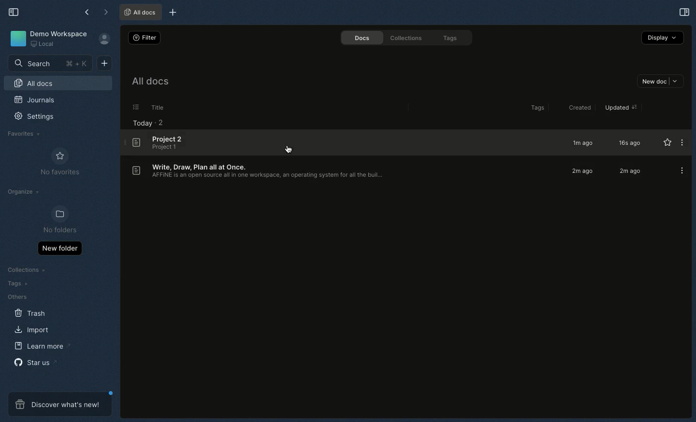 Image resolution: width=696 pixels, height=422 pixels. Describe the element at coordinates (17, 283) in the screenshot. I see `Tags` at that location.